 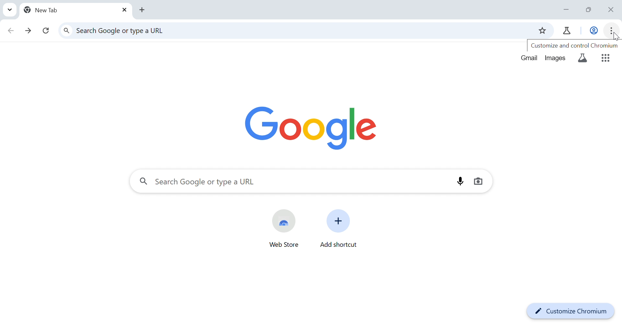 I want to click on Customize and control Chromium, so click(x=576, y=46).